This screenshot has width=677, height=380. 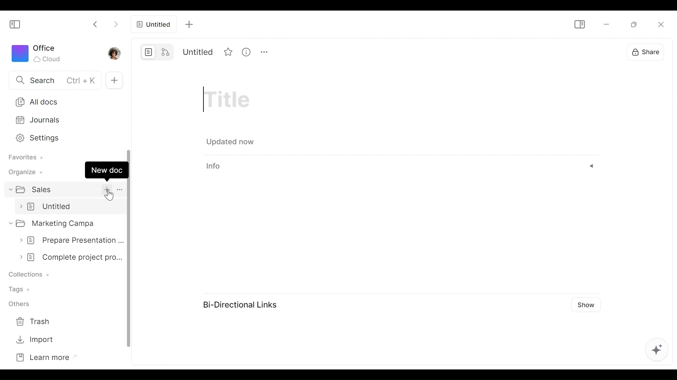 I want to click on Profile photo, so click(x=117, y=53).